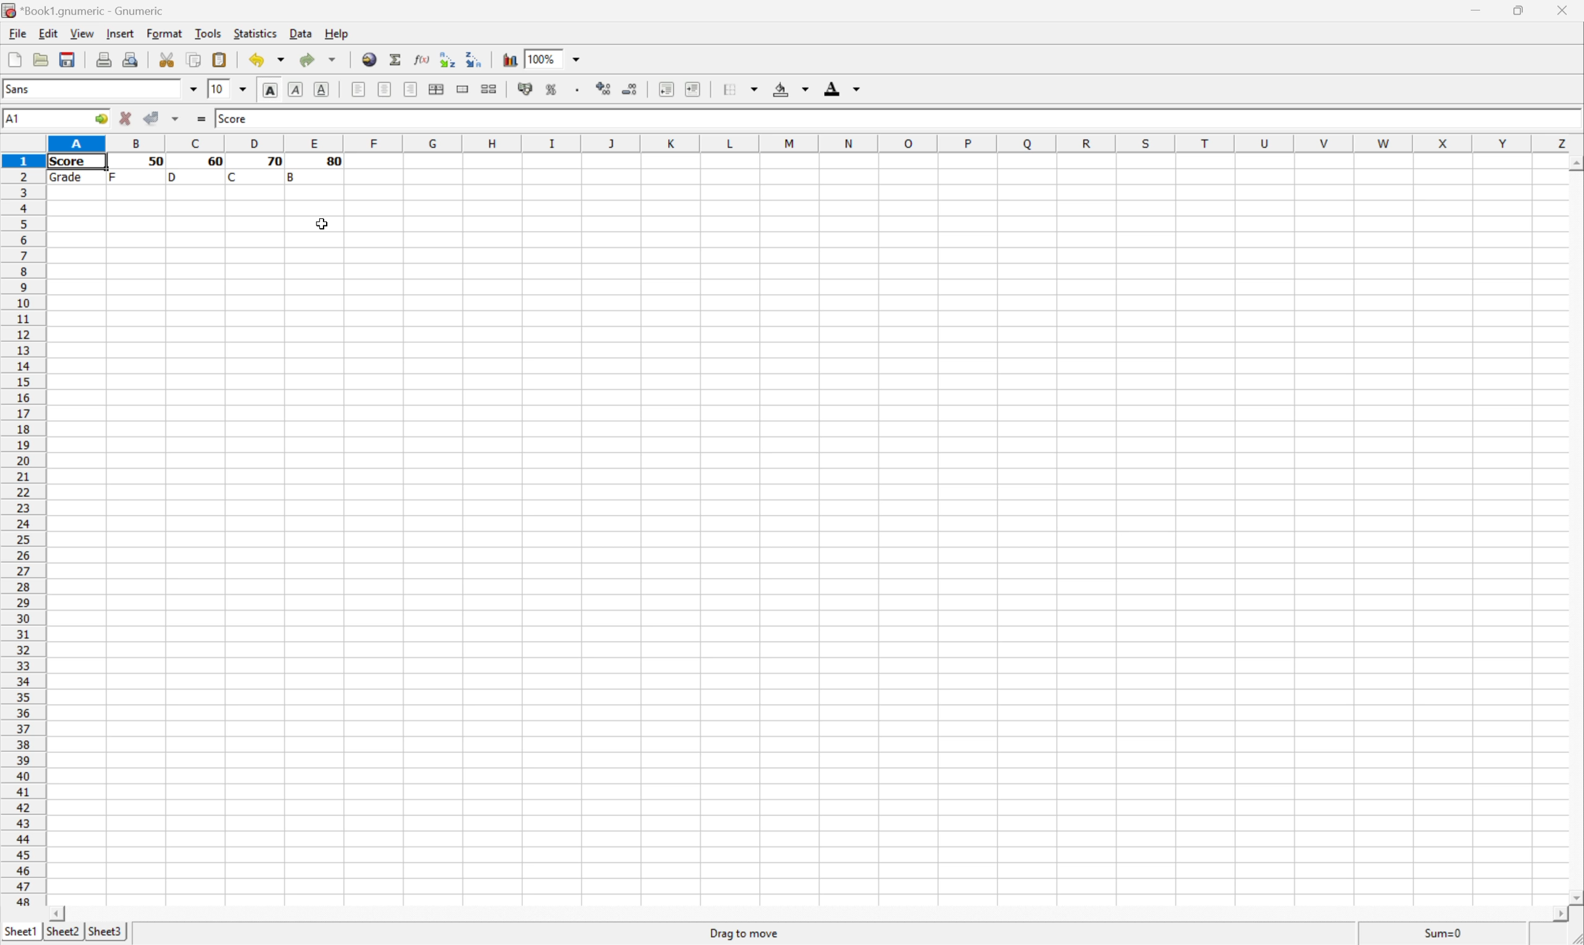 The height and width of the screenshot is (945, 1584). Describe the element at coordinates (255, 32) in the screenshot. I see `Statistics` at that location.